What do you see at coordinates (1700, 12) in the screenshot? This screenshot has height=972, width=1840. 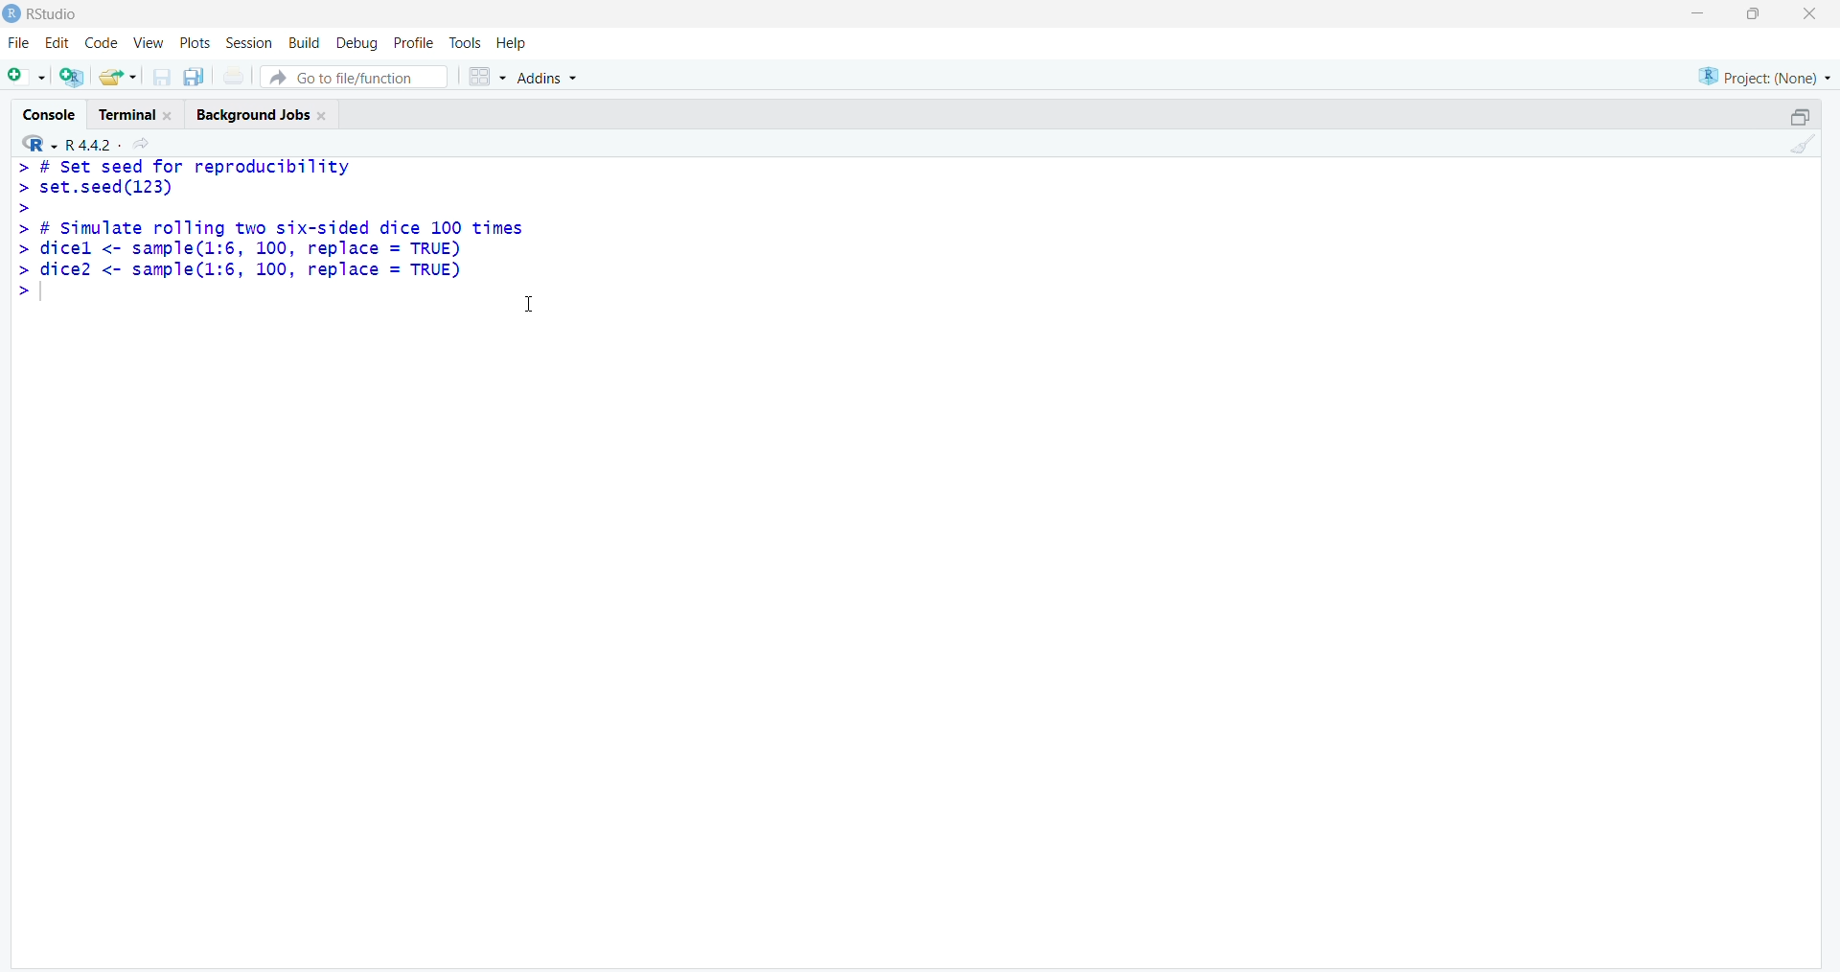 I see `minimise` at bounding box center [1700, 12].